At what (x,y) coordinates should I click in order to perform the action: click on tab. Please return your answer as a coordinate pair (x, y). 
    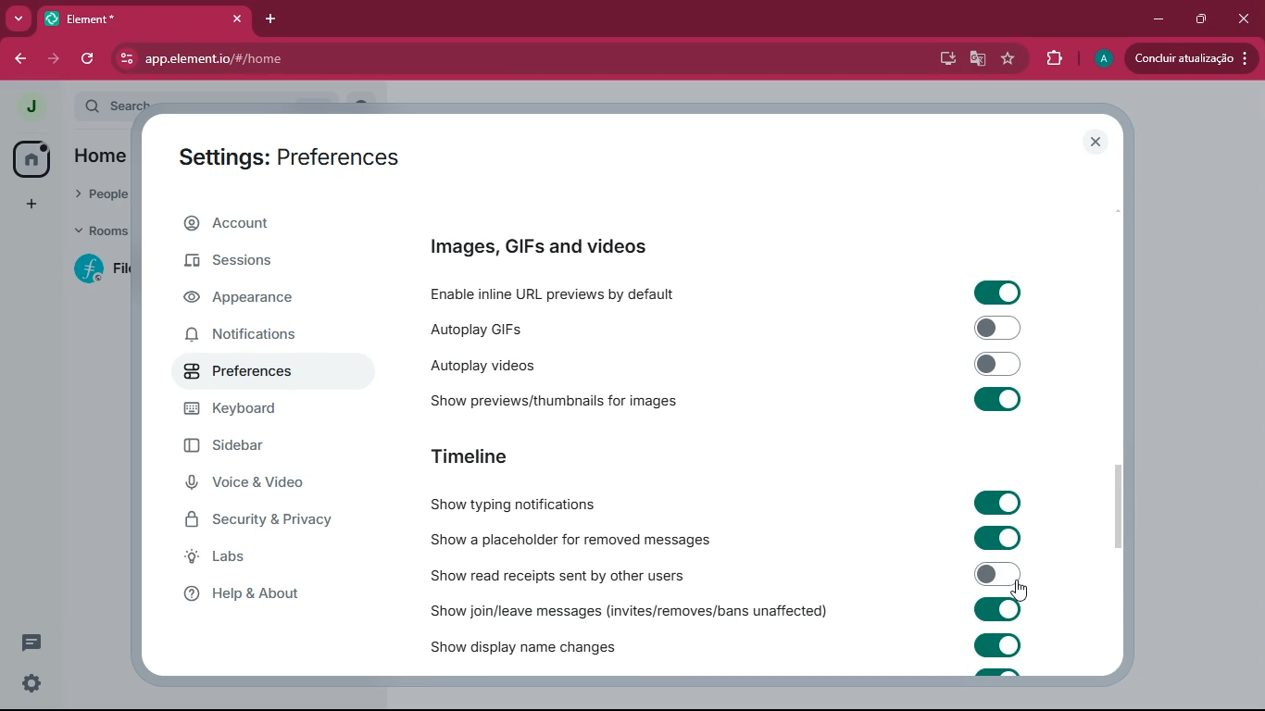
    Looking at the image, I should click on (119, 19).